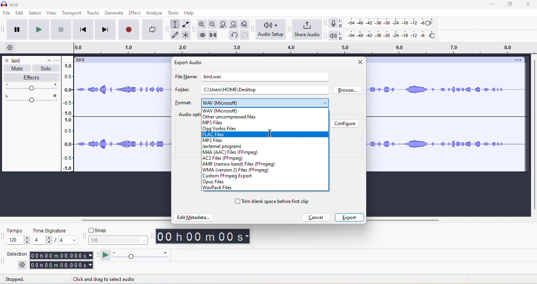 This screenshot has height=284, width=537. What do you see at coordinates (325, 36) in the screenshot?
I see `audacity playback meter toolbar` at bounding box center [325, 36].